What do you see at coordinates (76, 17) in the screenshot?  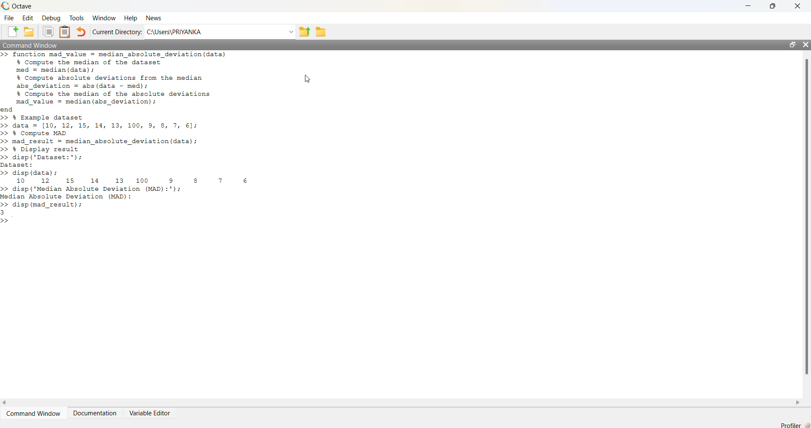 I see `Tools` at bounding box center [76, 17].